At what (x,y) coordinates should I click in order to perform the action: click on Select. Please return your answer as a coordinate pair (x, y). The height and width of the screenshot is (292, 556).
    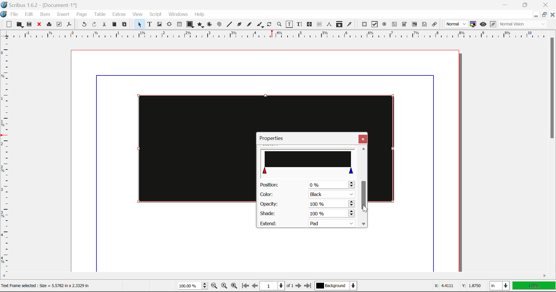
    Looking at the image, I should click on (139, 24).